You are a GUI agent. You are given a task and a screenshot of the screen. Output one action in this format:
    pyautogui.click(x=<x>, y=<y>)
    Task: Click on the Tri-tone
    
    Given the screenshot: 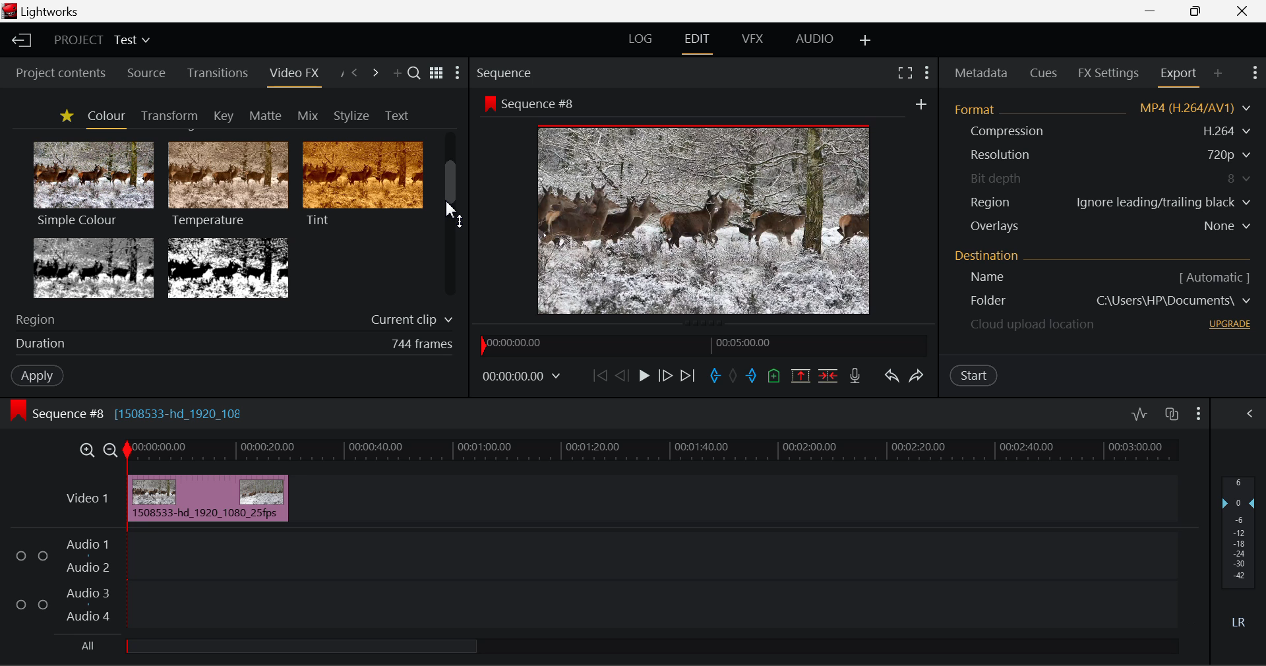 What is the action you would take?
    pyautogui.click(x=94, y=267)
    